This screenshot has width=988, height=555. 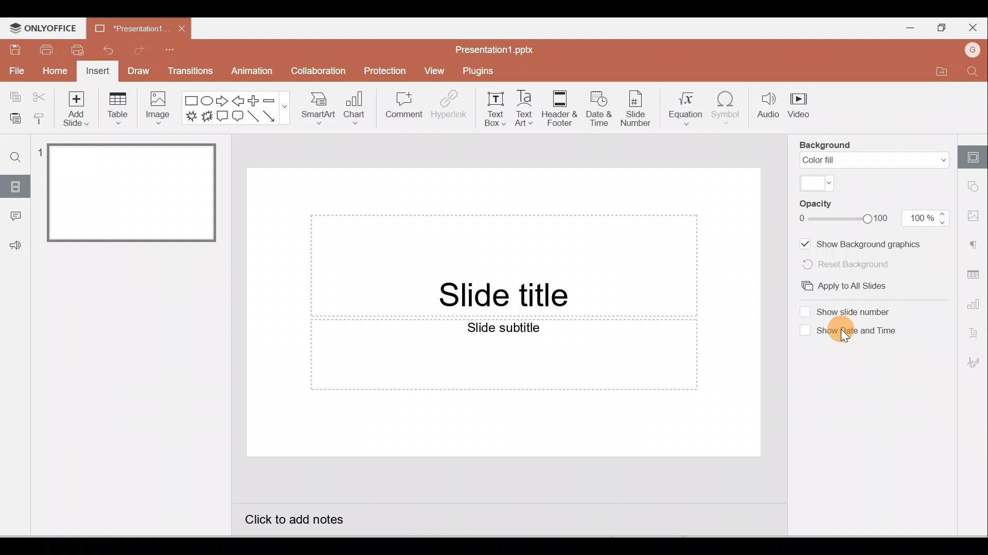 I want to click on Insert, so click(x=97, y=72).